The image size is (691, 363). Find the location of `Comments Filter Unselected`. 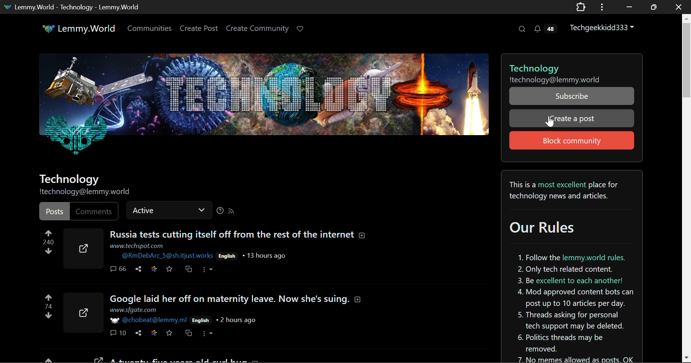

Comments Filter Unselected is located at coordinates (93, 211).